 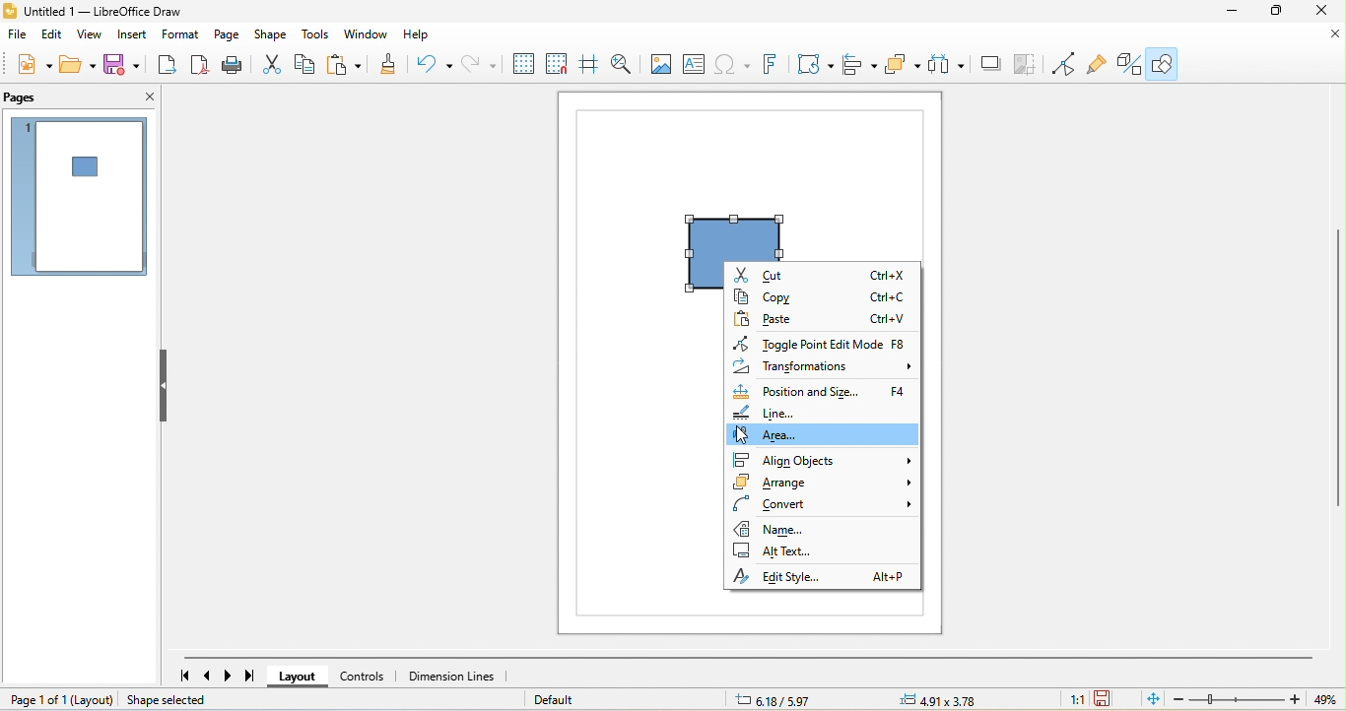 What do you see at coordinates (182, 35) in the screenshot?
I see `format` at bounding box center [182, 35].